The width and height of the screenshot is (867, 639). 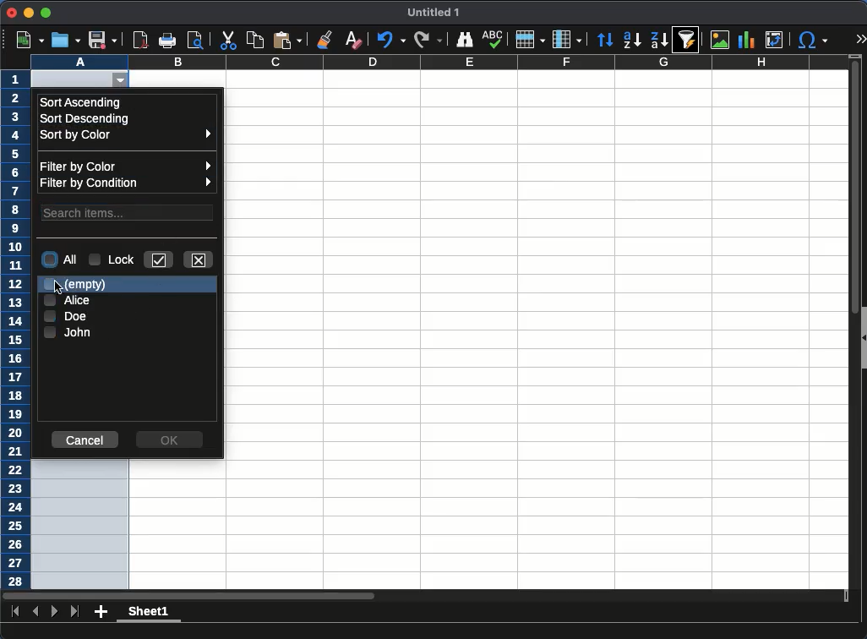 What do you see at coordinates (112, 259) in the screenshot?
I see `lock` at bounding box center [112, 259].